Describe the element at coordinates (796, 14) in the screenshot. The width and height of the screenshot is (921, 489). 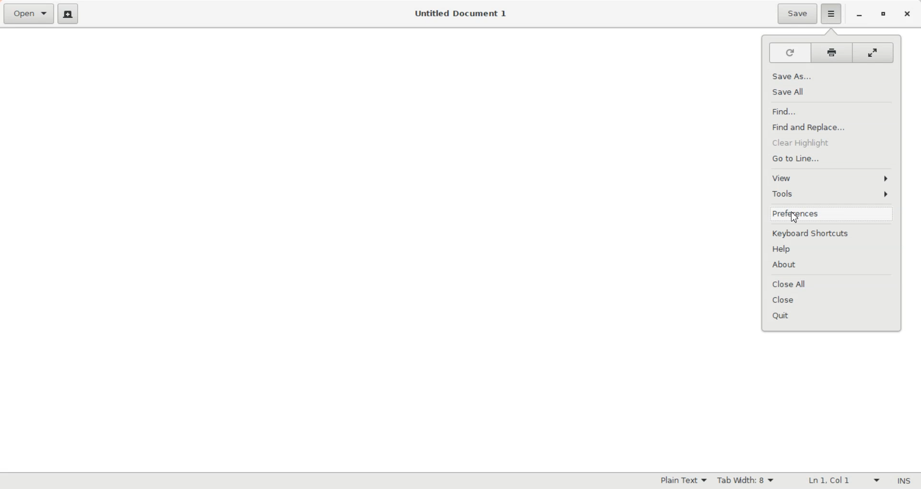
I see `Save` at that location.